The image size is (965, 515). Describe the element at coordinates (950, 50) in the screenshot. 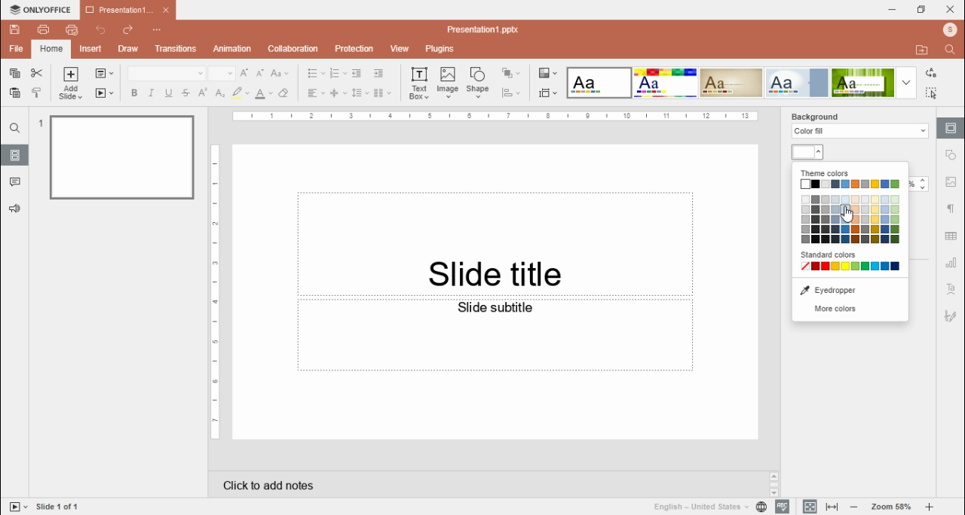

I see `find` at that location.